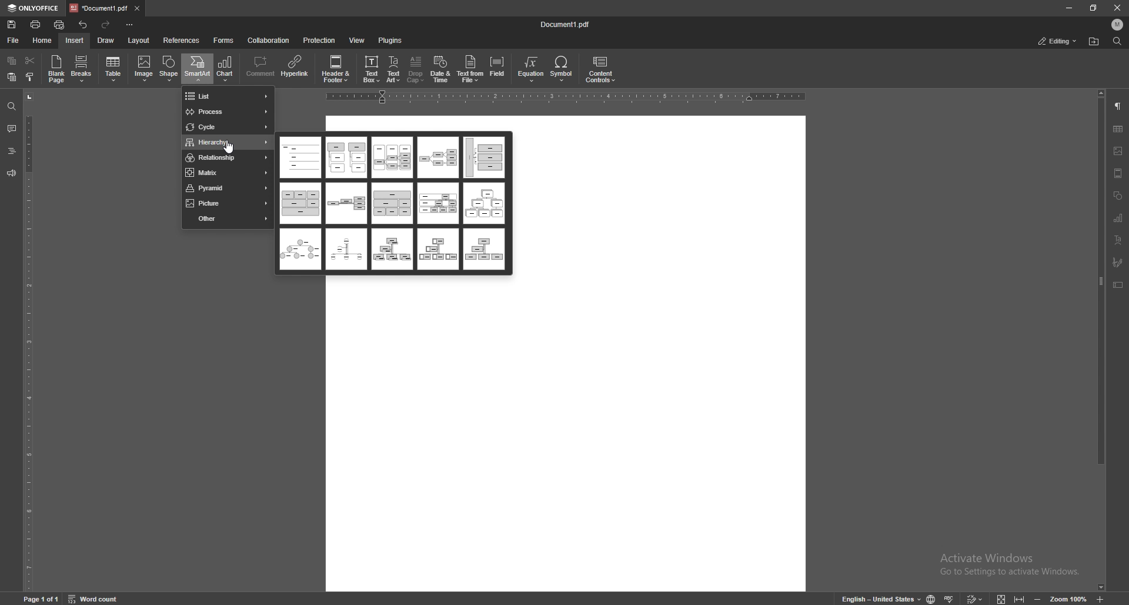  Describe the element at coordinates (1118, 195) in the screenshot. I see `shapes` at that location.